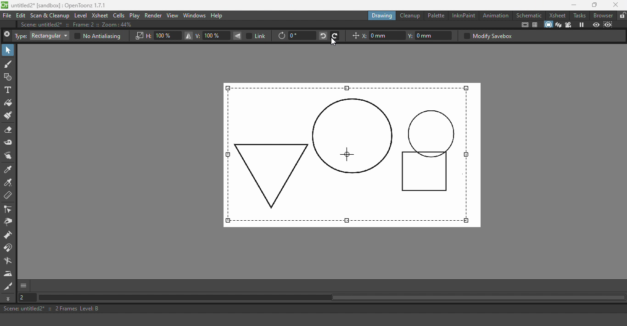 The width and height of the screenshot is (627, 326). Describe the element at coordinates (530, 15) in the screenshot. I see `Schematic` at that location.